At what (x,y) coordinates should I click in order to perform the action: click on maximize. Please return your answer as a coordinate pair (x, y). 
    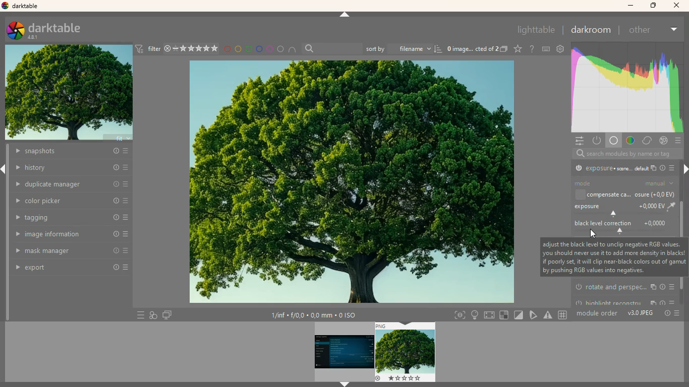
    Looking at the image, I should click on (653, 7).